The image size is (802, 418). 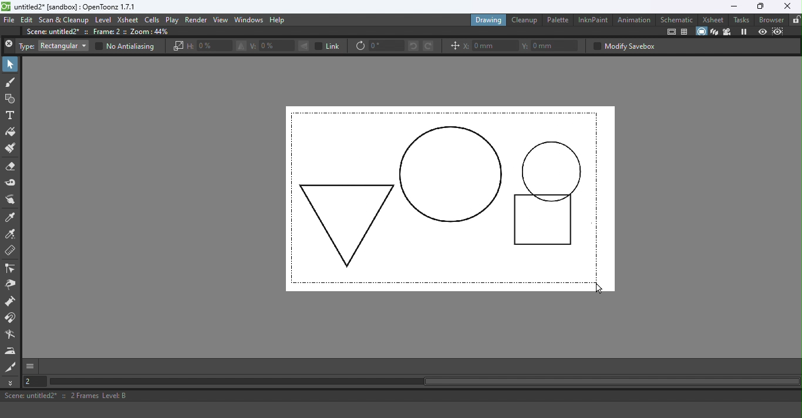 What do you see at coordinates (104, 32) in the screenshot?
I see `Scene: untitle2* :: Frame: 2 :: Zoom:44%` at bounding box center [104, 32].